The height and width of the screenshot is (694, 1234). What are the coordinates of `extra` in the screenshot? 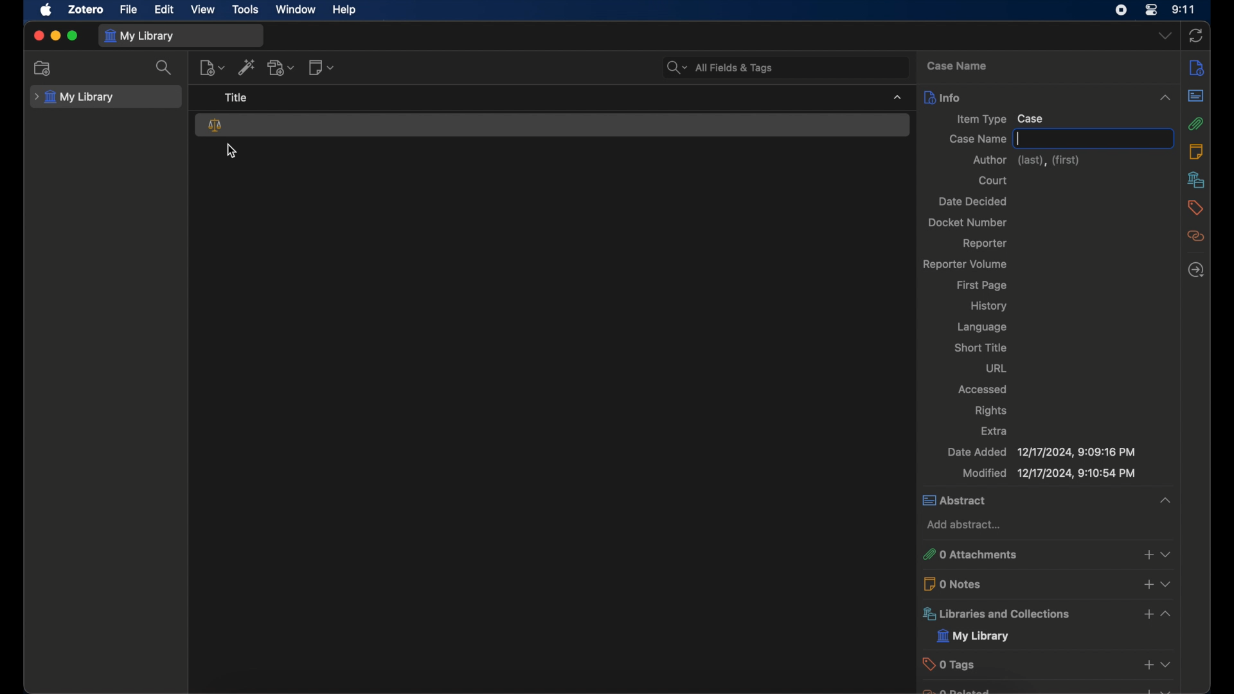 It's located at (994, 431).